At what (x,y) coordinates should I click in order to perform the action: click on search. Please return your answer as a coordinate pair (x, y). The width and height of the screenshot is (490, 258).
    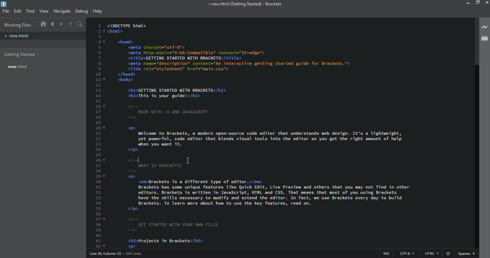
    Looking at the image, I should click on (81, 25).